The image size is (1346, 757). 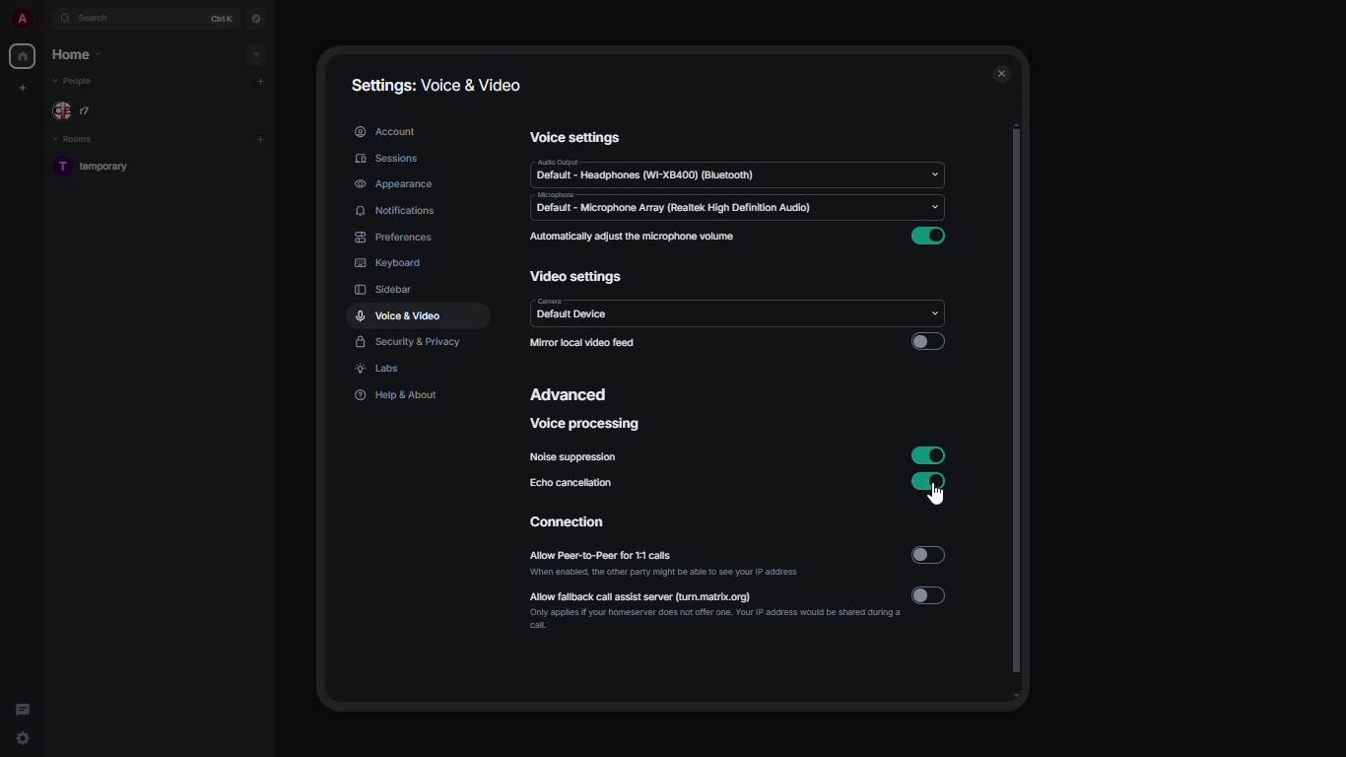 What do you see at coordinates (411, 342) in the screenshot?
I see `security & privacy` at bounding box center [411, 342].